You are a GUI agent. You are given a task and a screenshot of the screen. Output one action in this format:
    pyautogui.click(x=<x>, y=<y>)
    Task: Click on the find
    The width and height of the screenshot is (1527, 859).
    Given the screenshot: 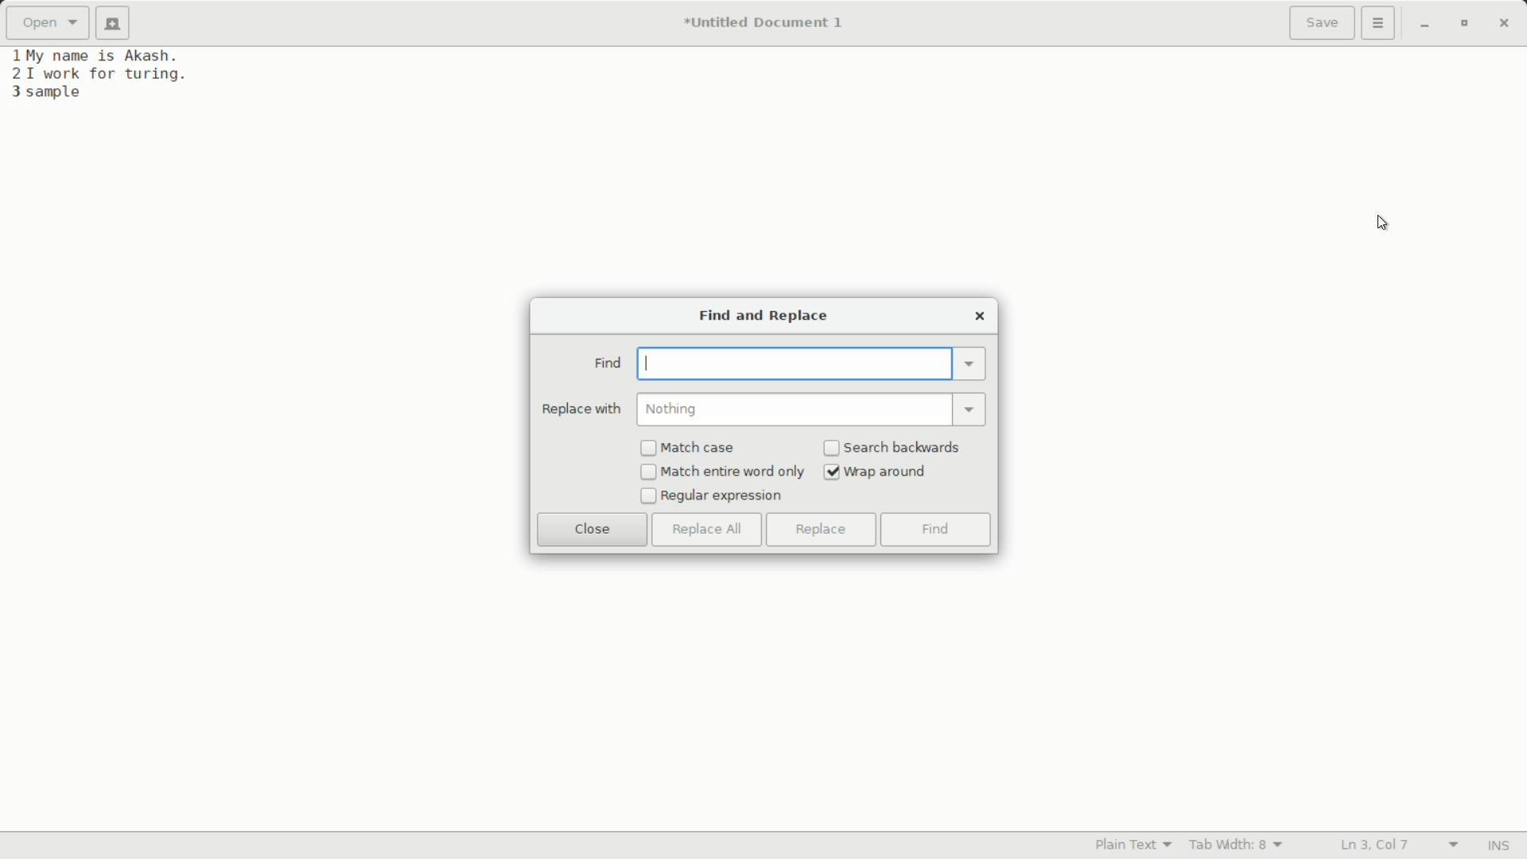 What is the action you would take?
    pyautogui.click(x=606, y=363)
    